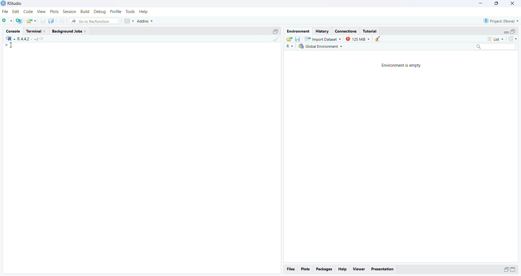 The image size is (521, 276). What do you see at coordinates (357, 39) in the screenshot?
I see `125 MiB` at bounding box center [357, 39].